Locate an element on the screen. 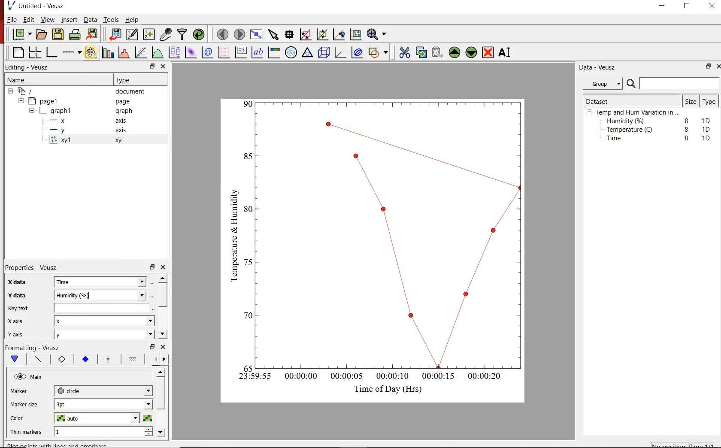 This screenshot has height=448, width=721. auto is located at coordinates (69, 418).